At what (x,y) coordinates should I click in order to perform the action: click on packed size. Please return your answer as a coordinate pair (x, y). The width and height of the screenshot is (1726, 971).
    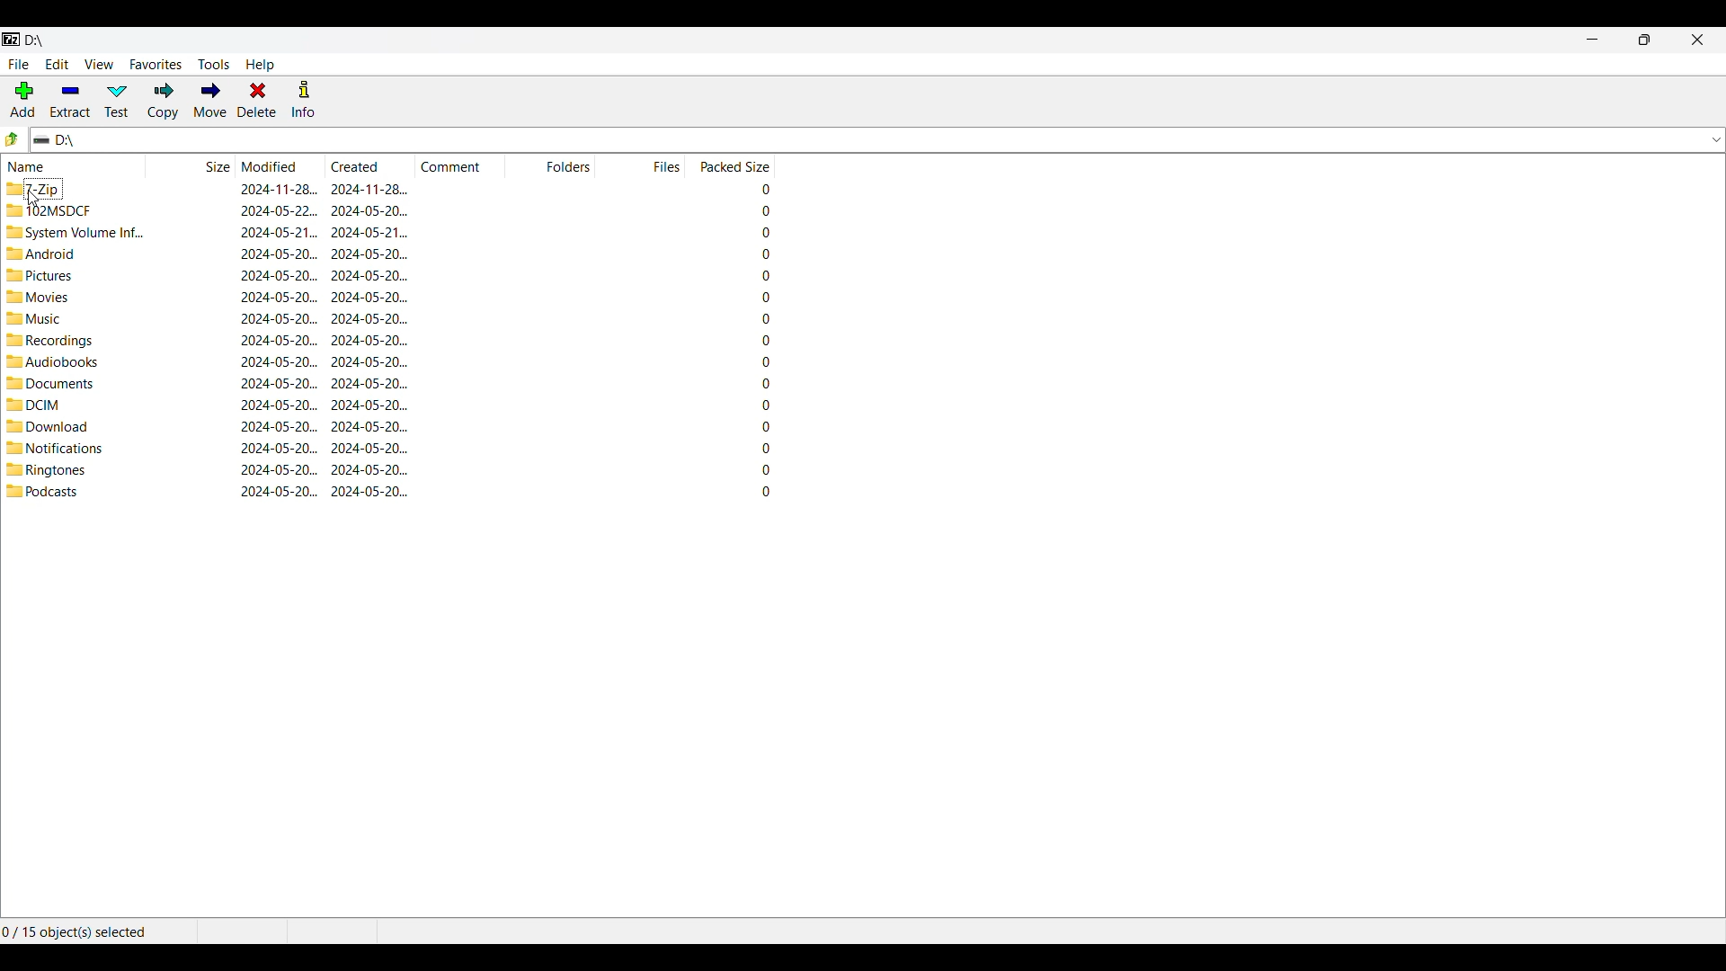
    Looking at the image, I should click on (761, 426).